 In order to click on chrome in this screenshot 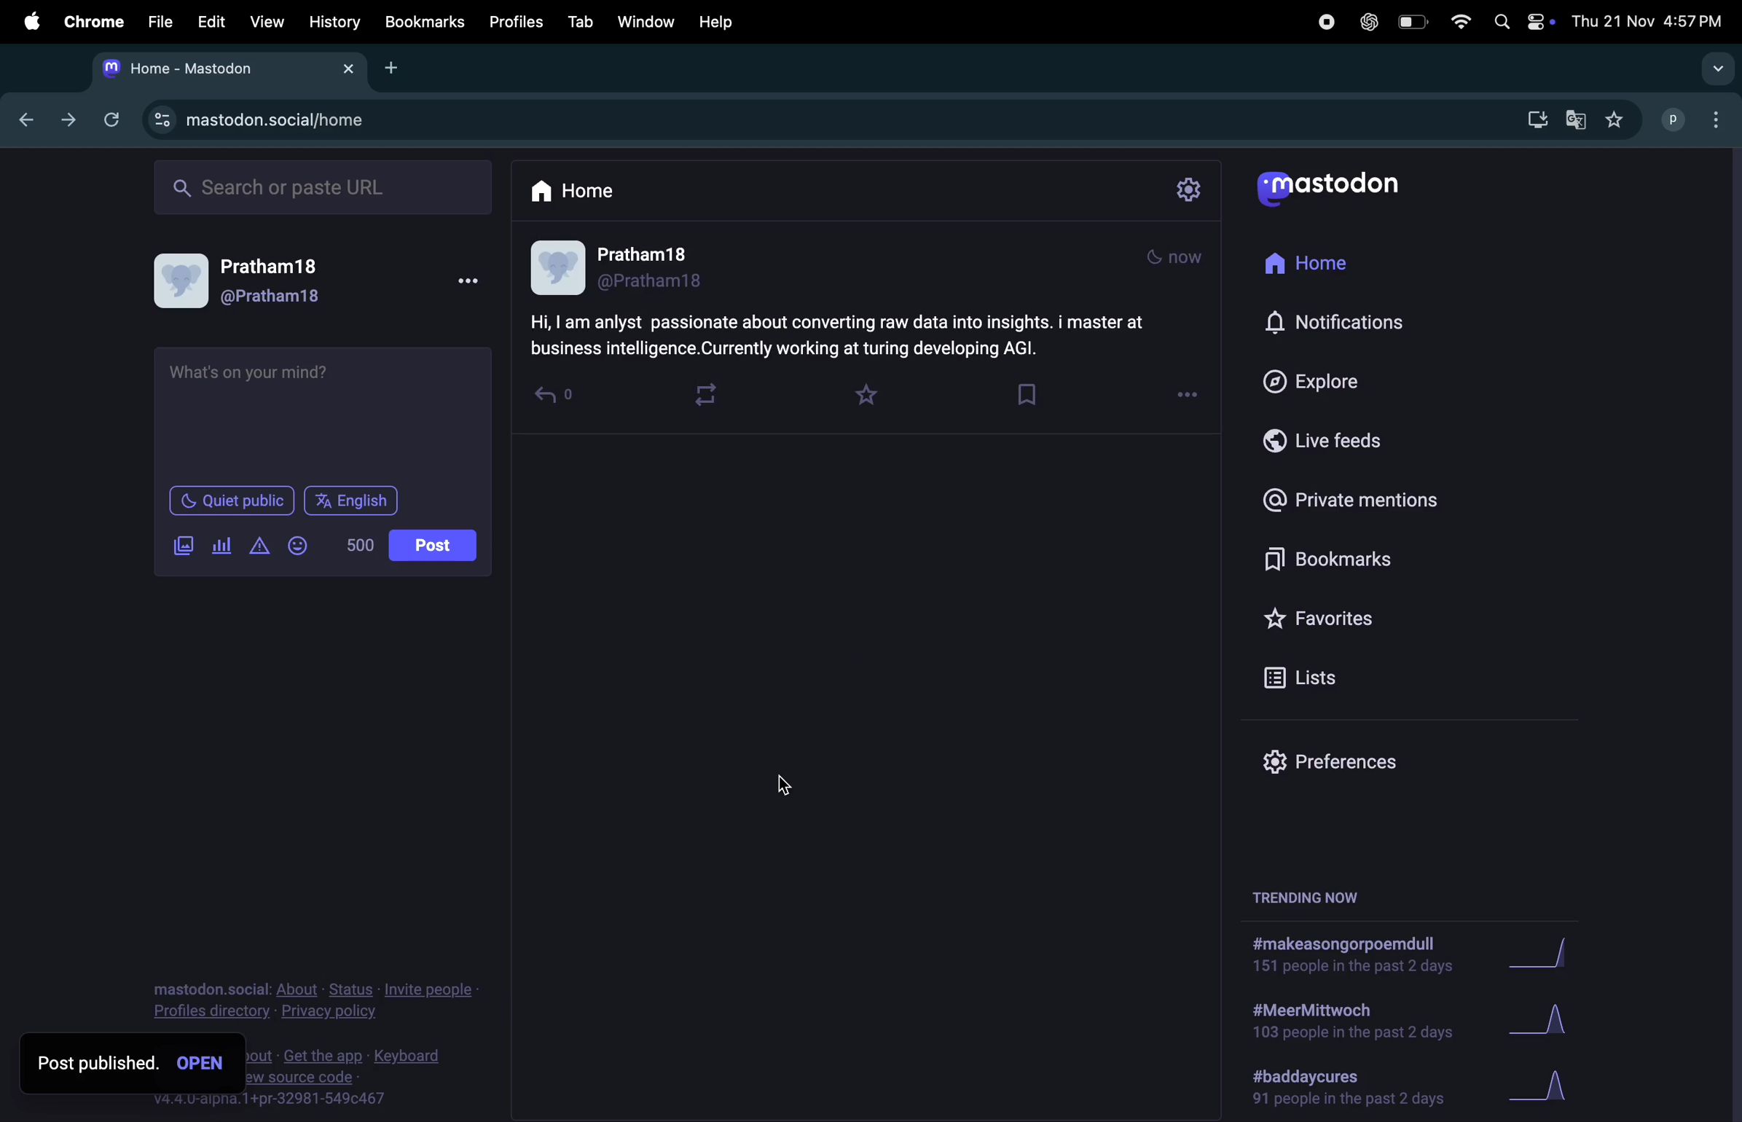, I will do `click(89, 21)`.